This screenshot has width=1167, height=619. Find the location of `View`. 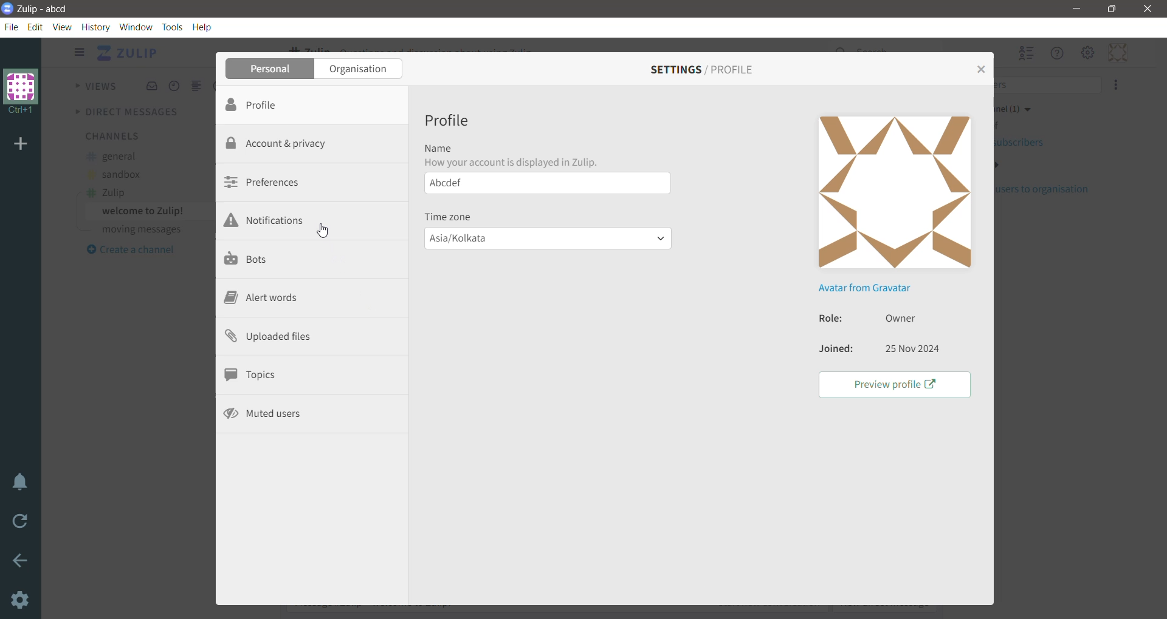

View is located at coordinates (61, 27).